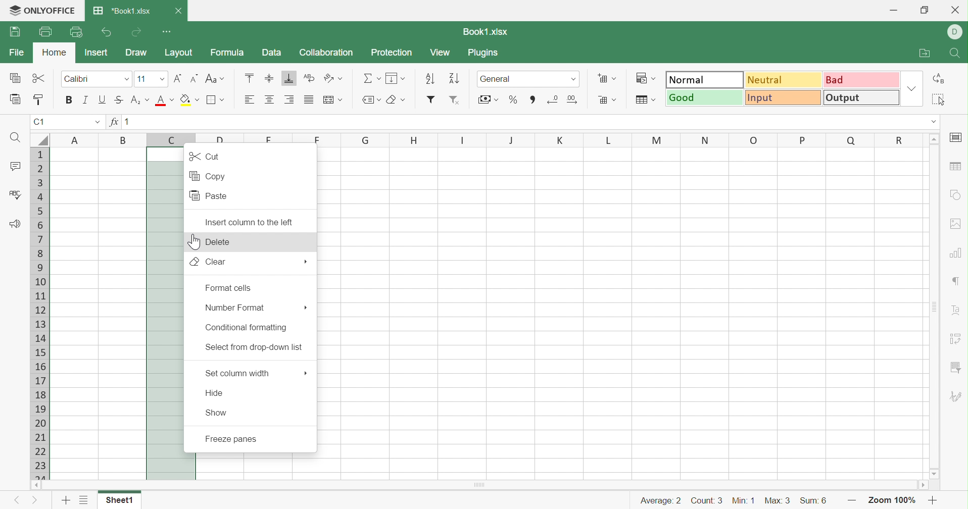  I want to click on Increase decimals, so click(573, 99).